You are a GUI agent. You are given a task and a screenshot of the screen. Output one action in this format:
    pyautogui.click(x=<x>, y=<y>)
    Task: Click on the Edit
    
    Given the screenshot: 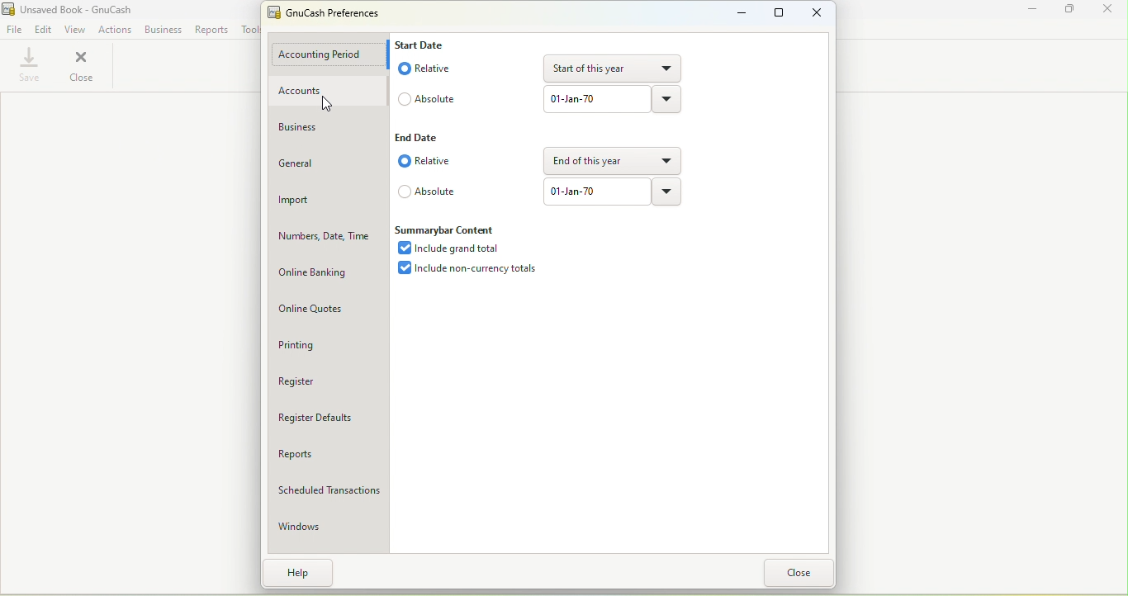 What is the action you would take?
    pyautogui.click(x=44, y=27)
    